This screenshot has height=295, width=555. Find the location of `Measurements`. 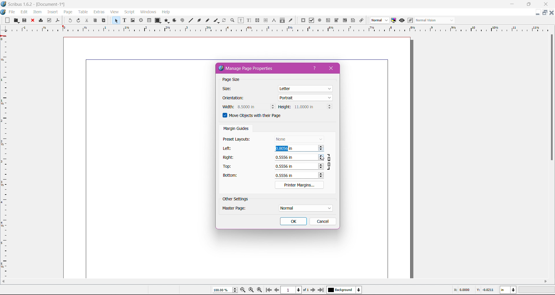

Measurements is located at coordinates (273, 20).